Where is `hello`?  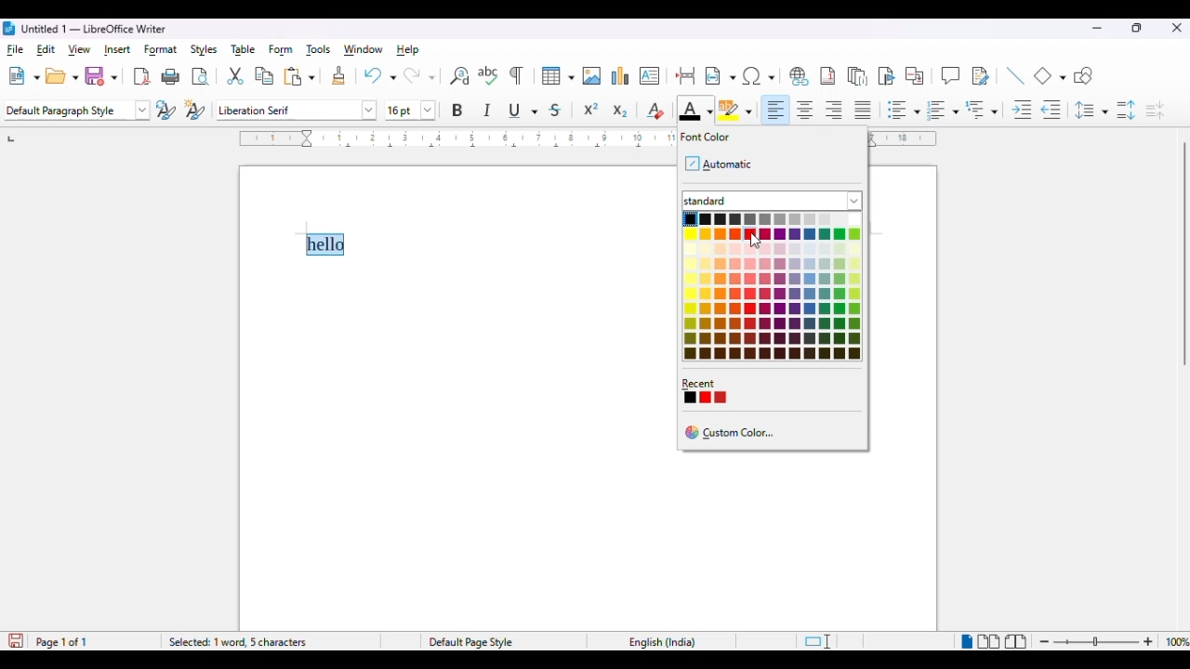 hello is located at coordinates (324, 245).